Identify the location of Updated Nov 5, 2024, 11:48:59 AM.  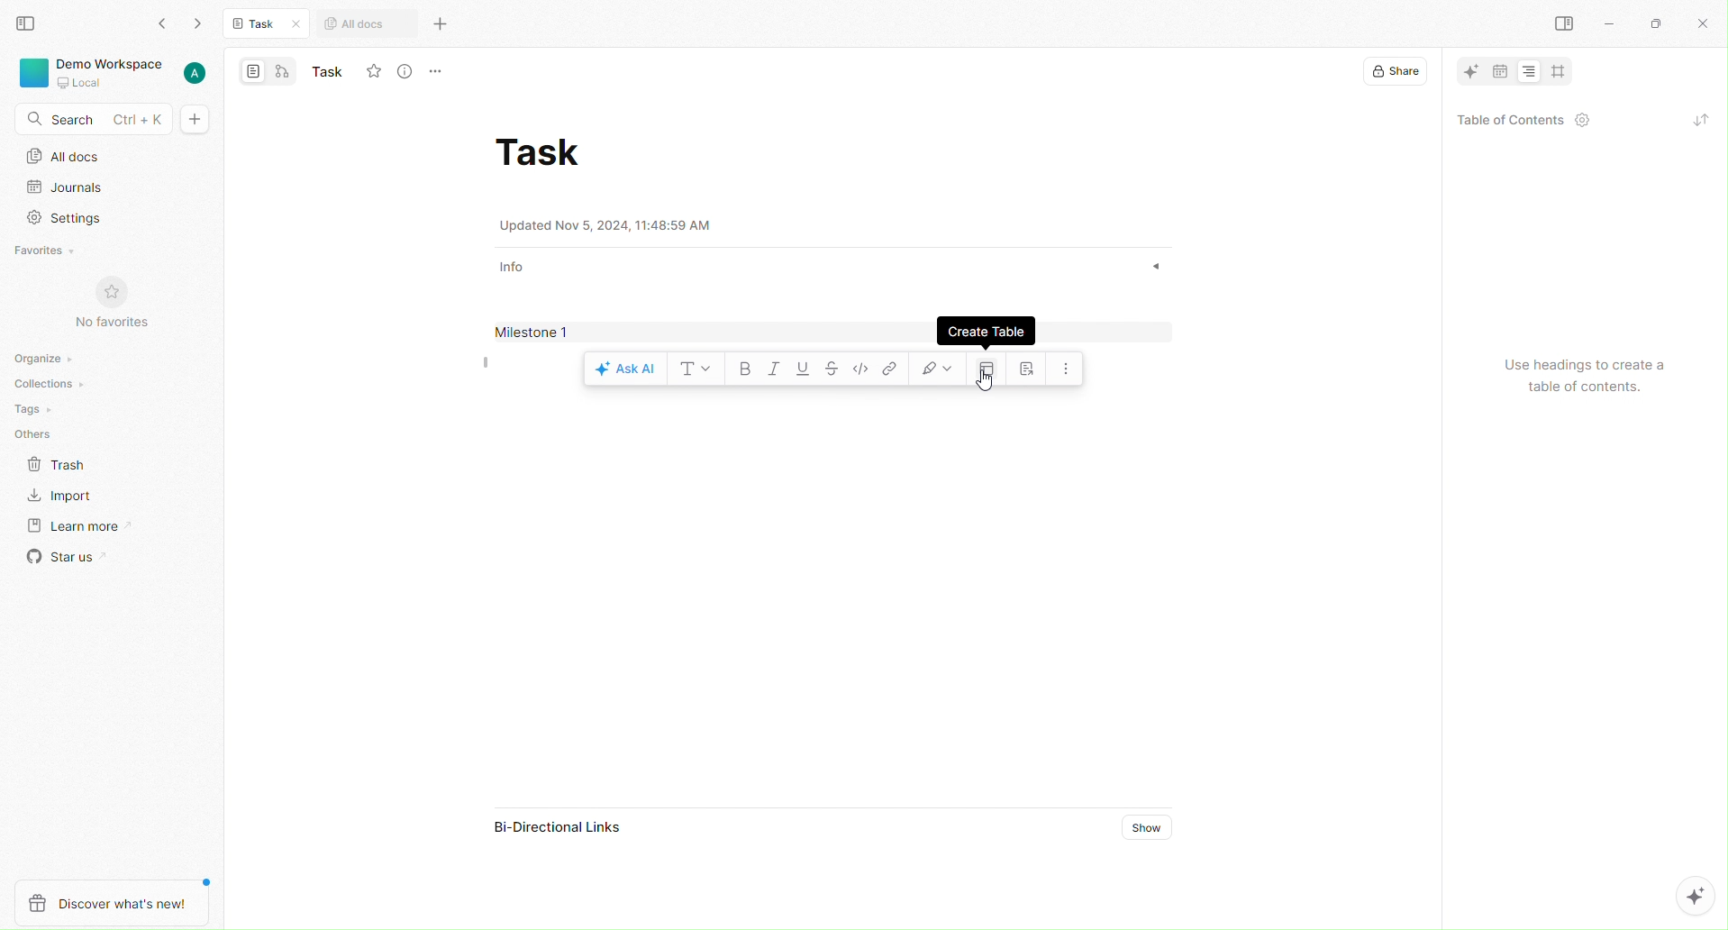
(617, 225).